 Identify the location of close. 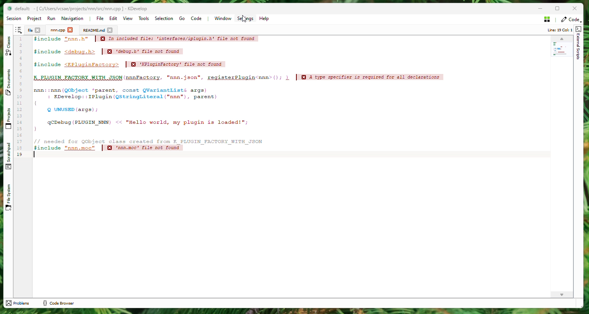
(70, 30).